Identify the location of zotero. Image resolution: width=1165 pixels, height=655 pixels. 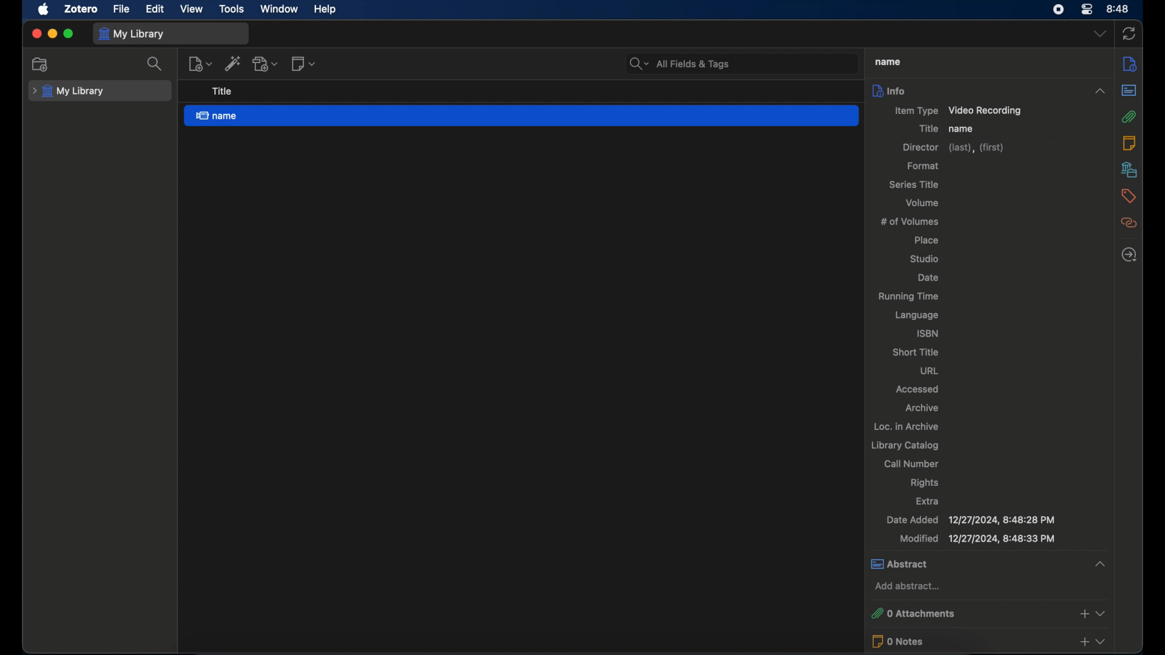
(80, 8).